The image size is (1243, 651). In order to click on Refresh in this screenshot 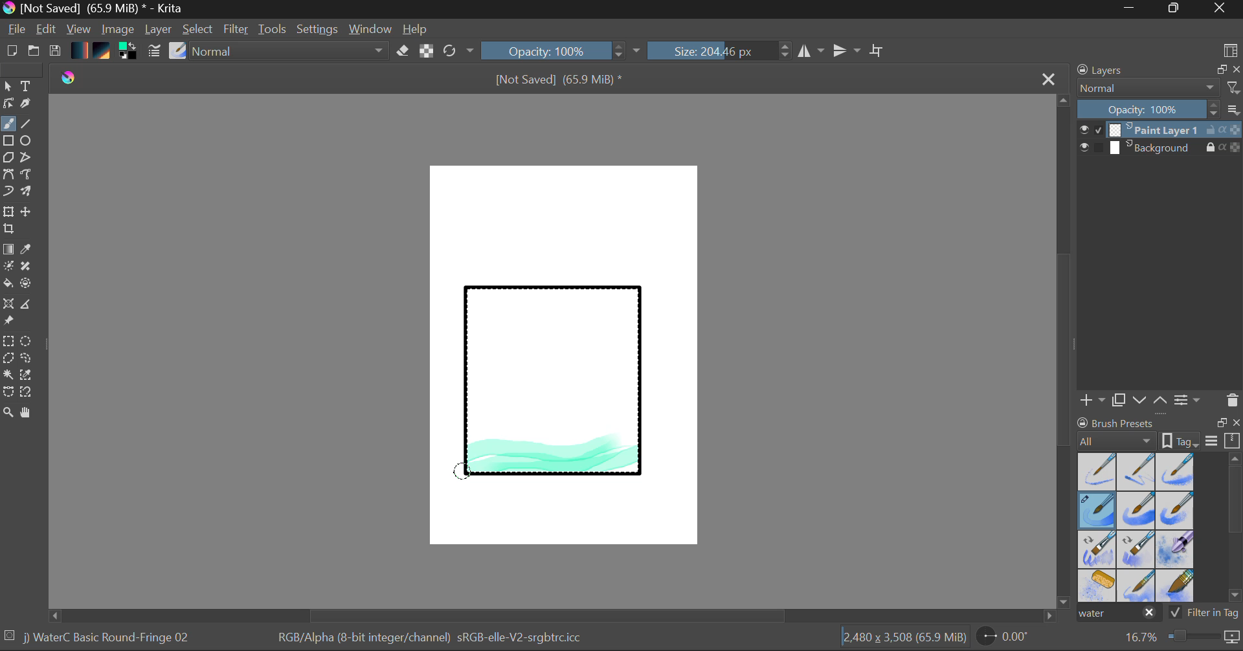, I will do `click(458, 50)`.